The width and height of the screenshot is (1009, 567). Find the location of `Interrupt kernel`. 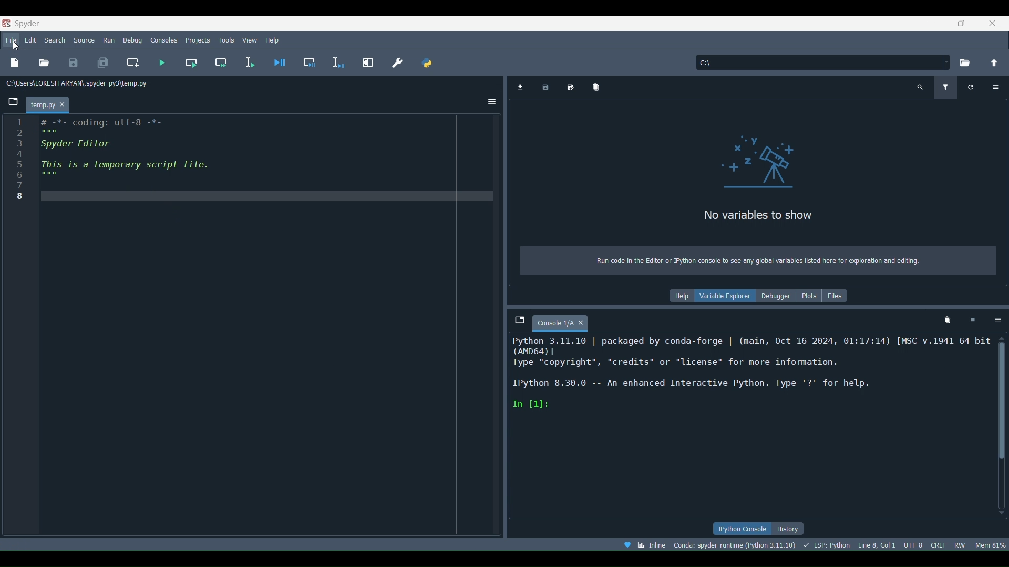

Interrupt kernel is located at coordinates (973, 319).